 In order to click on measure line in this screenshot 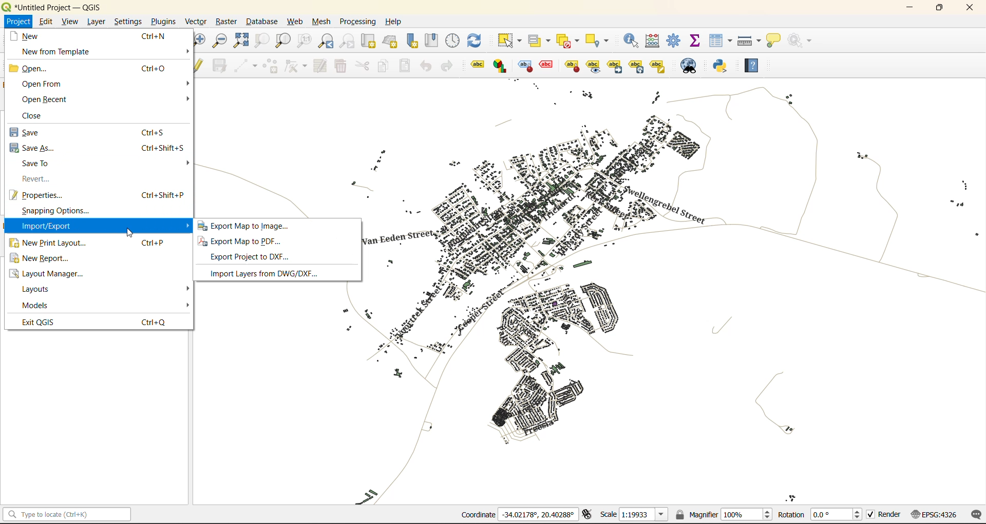, I will do `click(749, 40)`.